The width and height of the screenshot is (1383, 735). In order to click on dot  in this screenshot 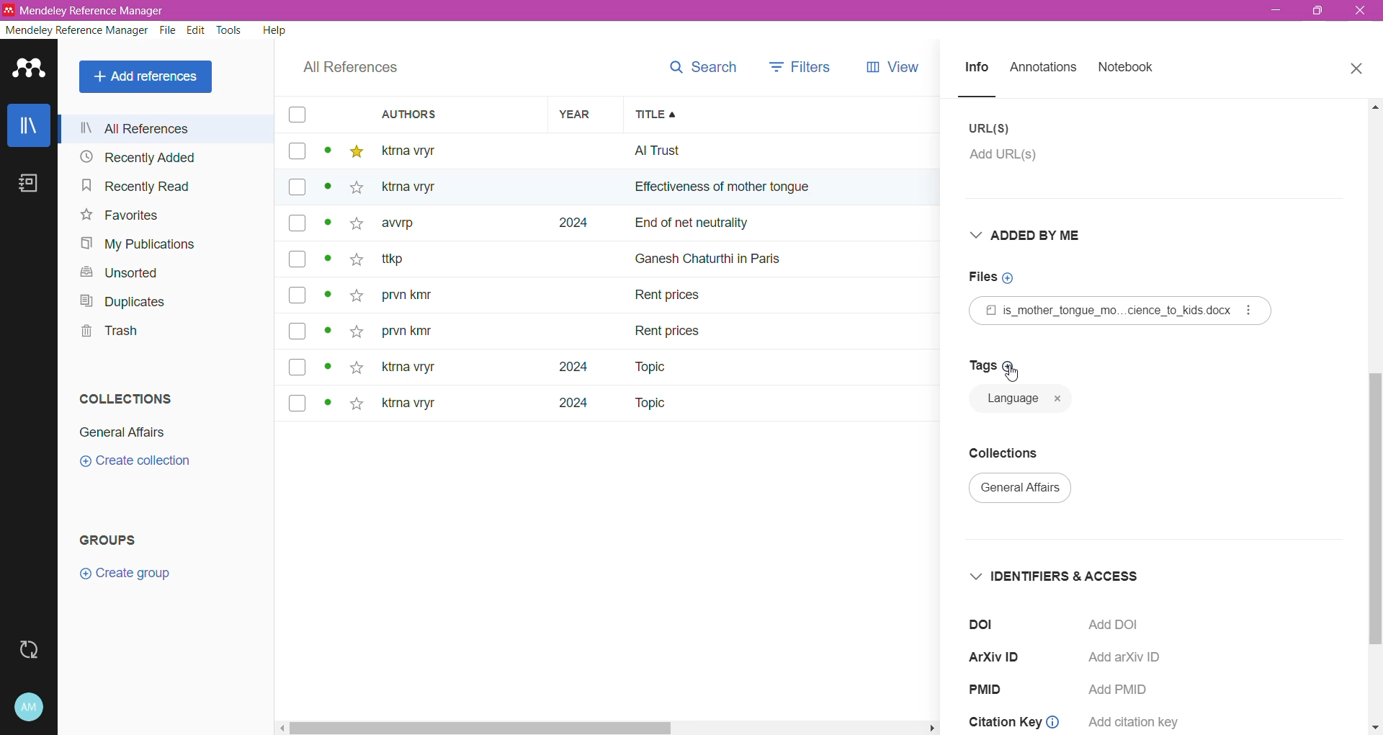, I will do `click(326, 298)`.